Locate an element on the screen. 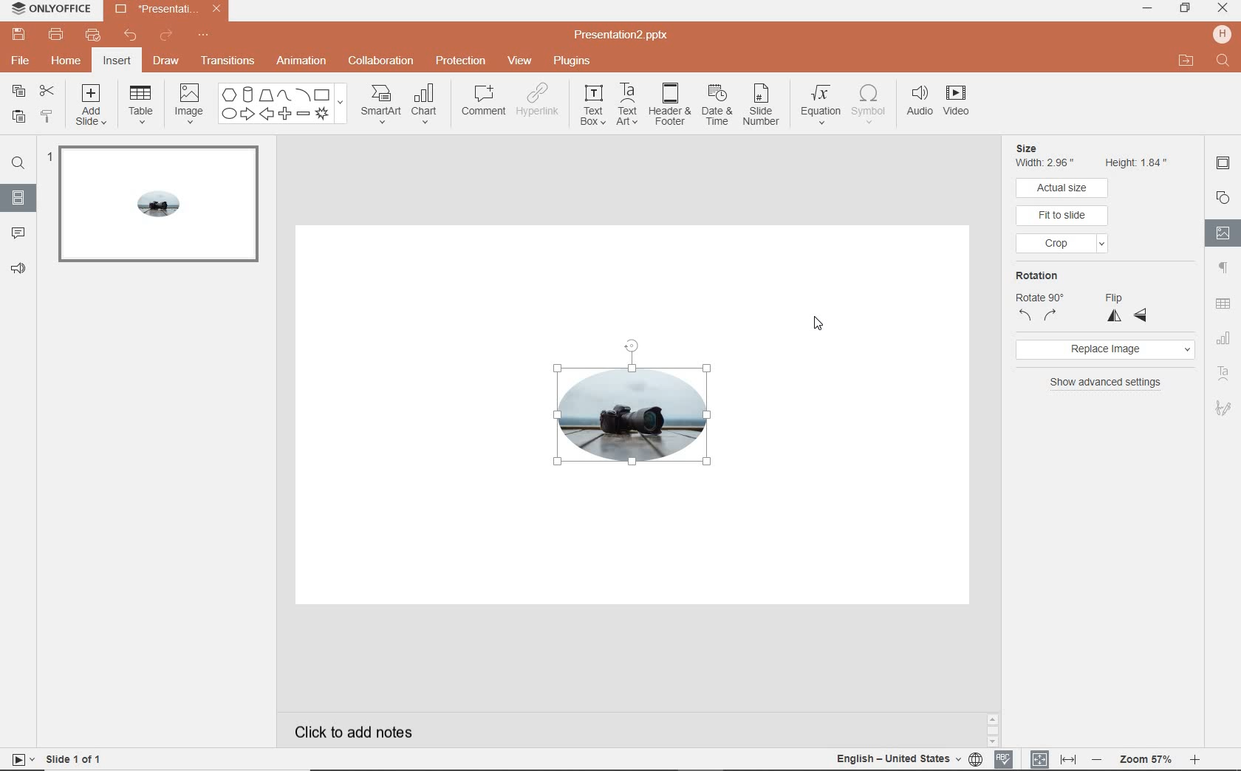 The height and width of the screenshot is (771, 1241). draw is located at coordinates (167, 62).